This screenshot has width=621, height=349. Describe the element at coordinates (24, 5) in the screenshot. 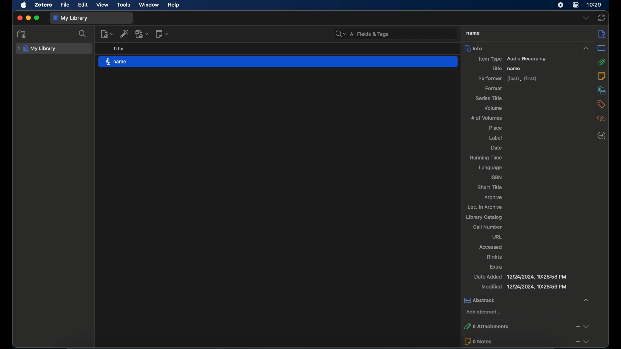

I see `apple` at that location.